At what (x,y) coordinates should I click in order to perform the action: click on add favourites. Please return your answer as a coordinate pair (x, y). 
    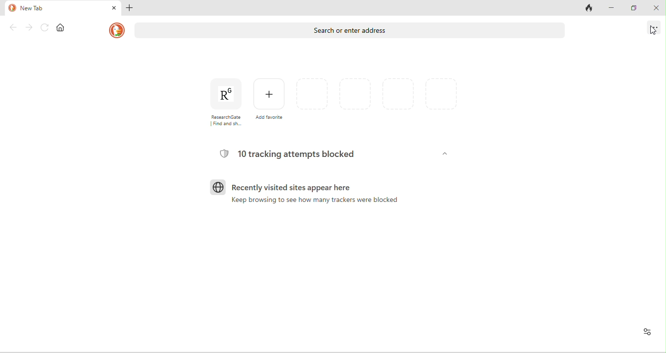
    Looking at the image, I should click on (269, 105).